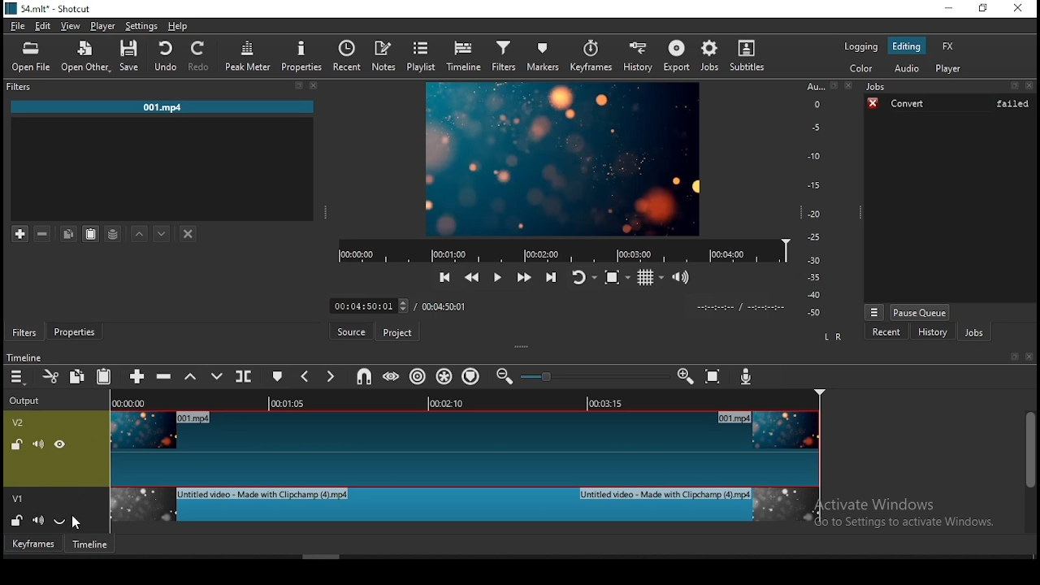 The height and width of the screenshot is (585, 1040). Describe the element at coordinates (19, 379) in the screenshot. I see `timeline menu` at that location.